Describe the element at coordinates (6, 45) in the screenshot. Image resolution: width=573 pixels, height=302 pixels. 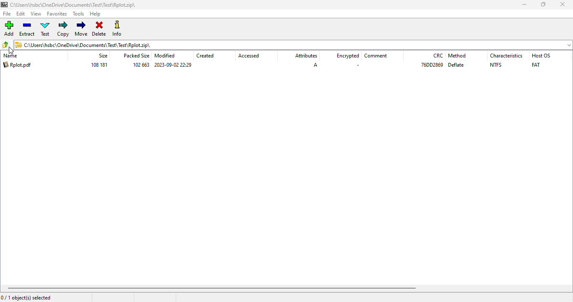
I see `browse folders` at that location.